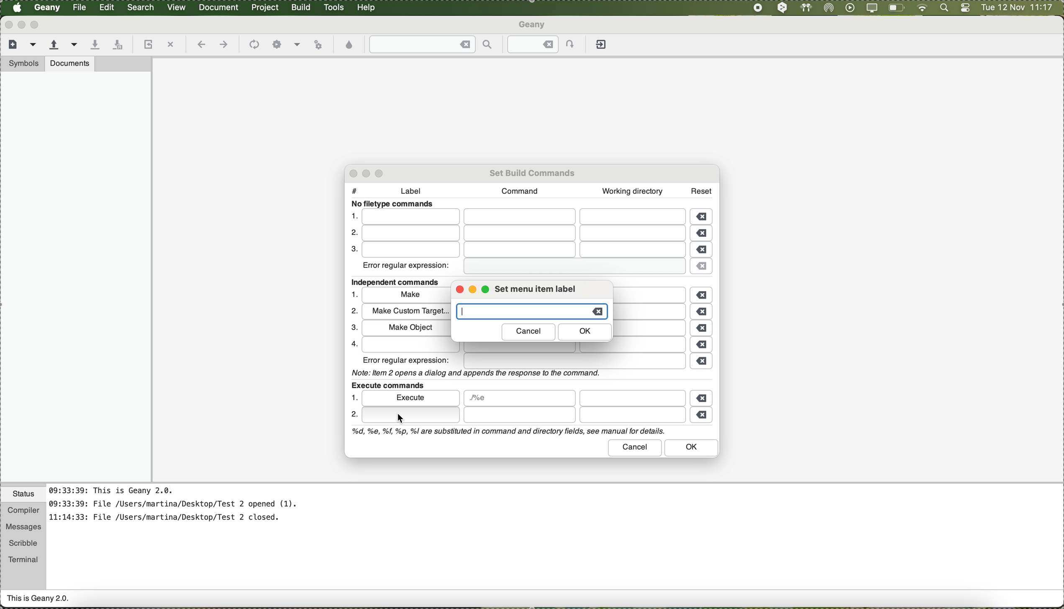 This screenshot has width=1064, height=609. Describe the element at coordinates (507, 432) in the screenshot. I see `note` at that location.